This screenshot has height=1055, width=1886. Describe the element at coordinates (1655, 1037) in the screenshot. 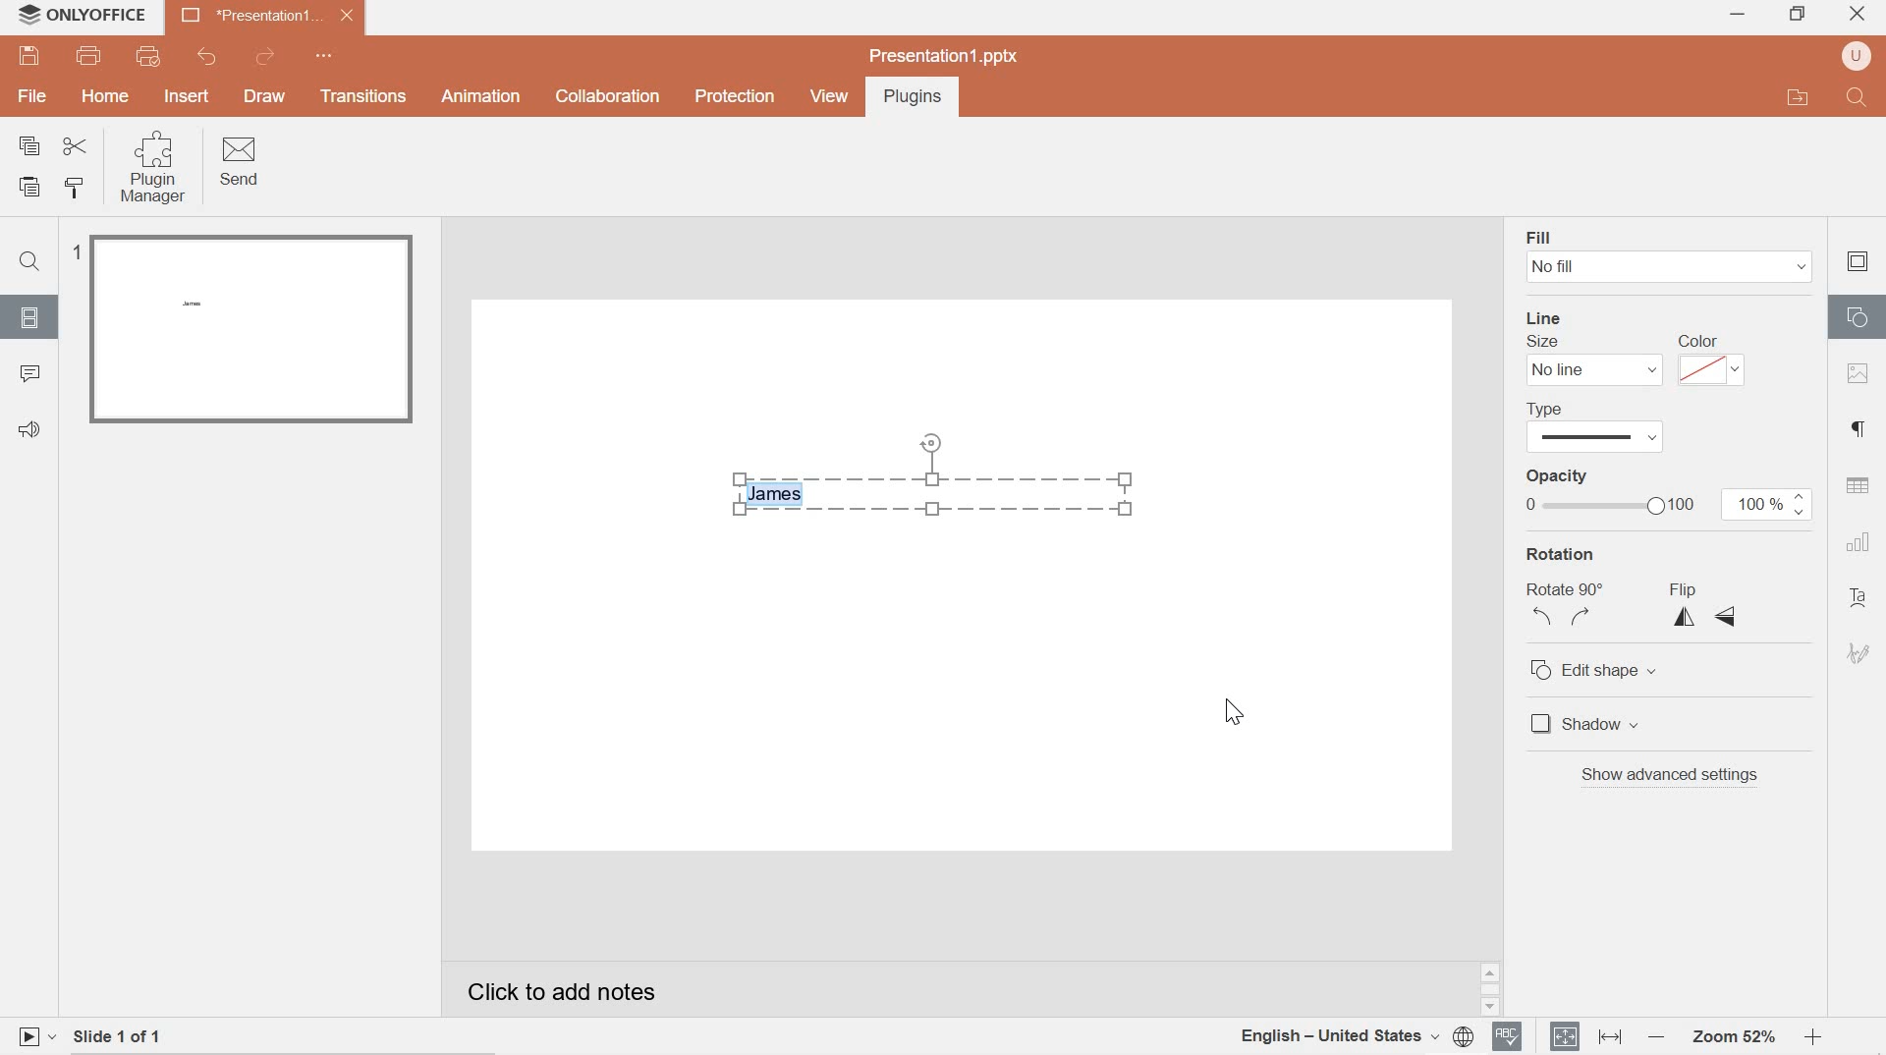

I see `Zoom out` at that location.